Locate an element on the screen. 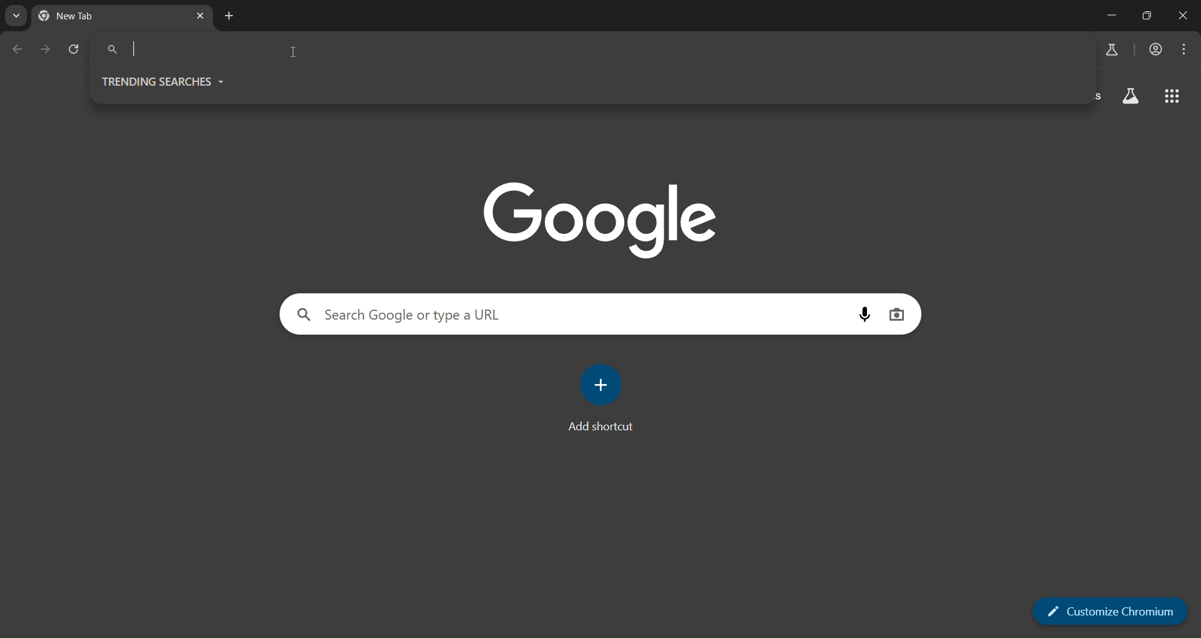 The width and height of the screenshot is (1201, 638). google is located at coordinates (607, 219).